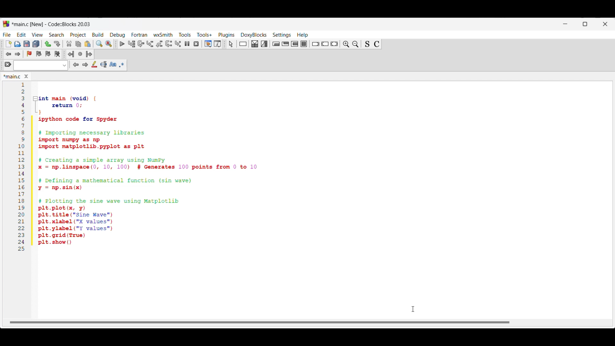 The image size is (615, 346). Describe the element at coordinates (117, 35) in the screenshot. I see `Debug menu` at that location.